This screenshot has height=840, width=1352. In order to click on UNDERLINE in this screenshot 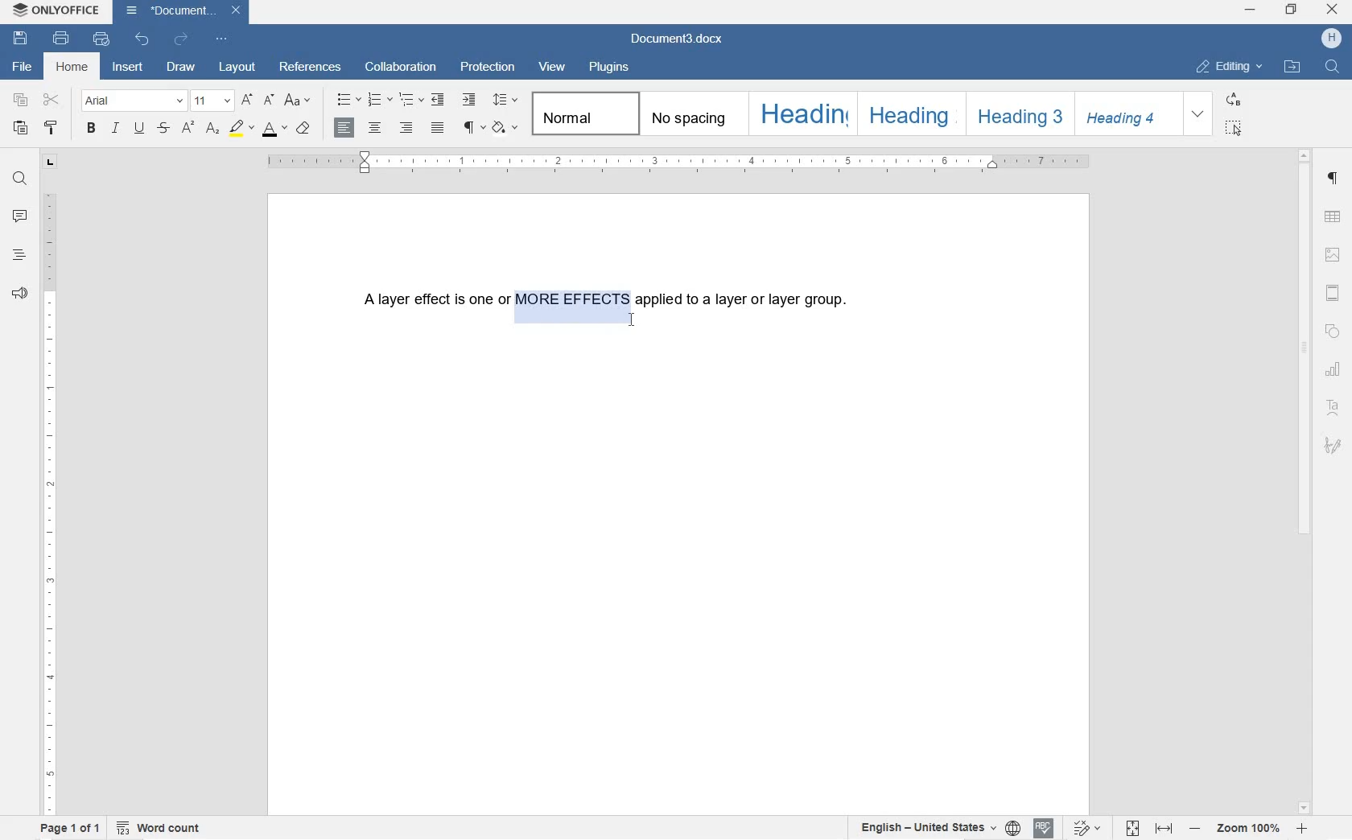, I will do `click(139, 129)`.